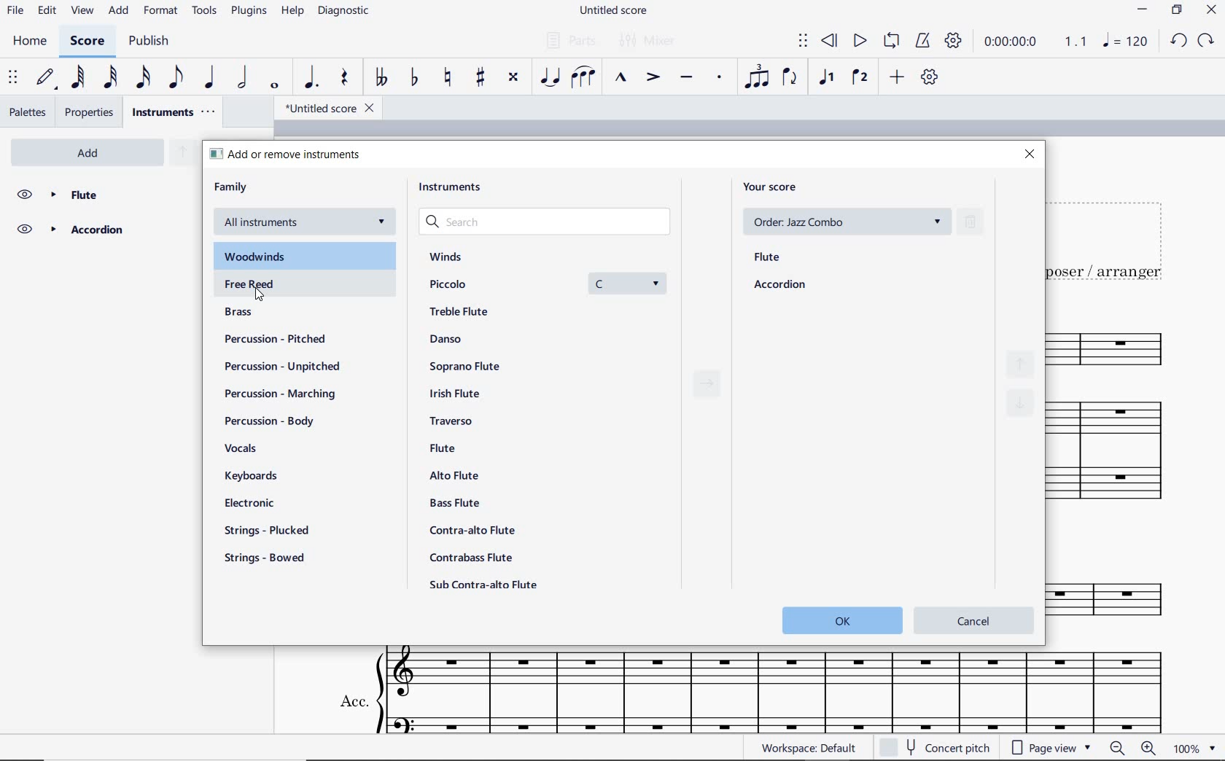 The image size is (1225, 761). Describe the element at coordinates (380, 78) in the screenshot. I see `toggle double-flat` at that location.